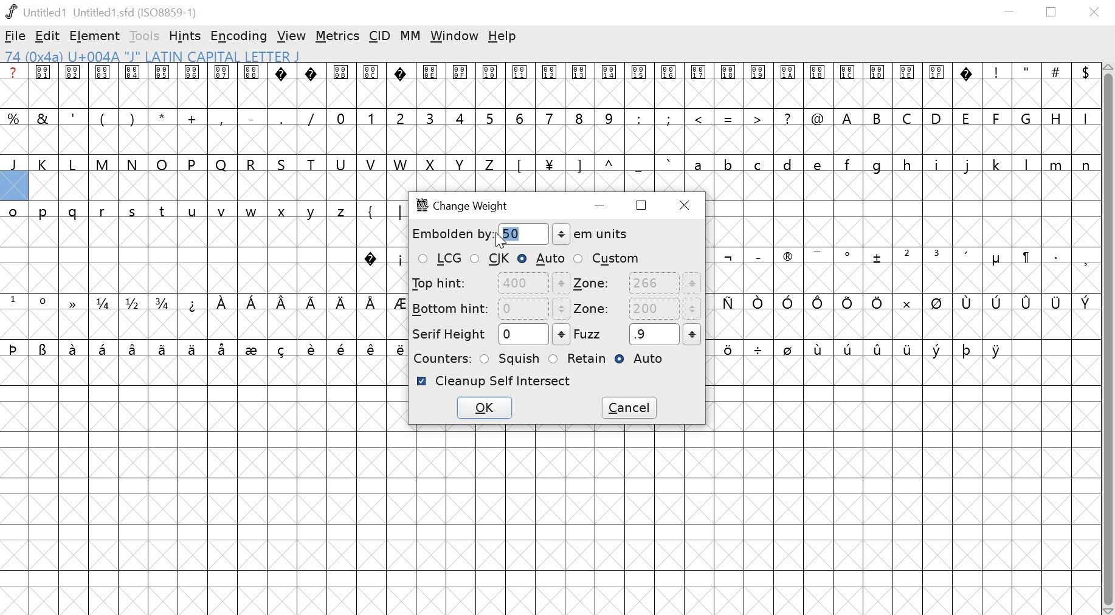  What do you see at coordinates (239, 36) in the screenshot?
I see `ENCODING` at bounding box center [239, 36].